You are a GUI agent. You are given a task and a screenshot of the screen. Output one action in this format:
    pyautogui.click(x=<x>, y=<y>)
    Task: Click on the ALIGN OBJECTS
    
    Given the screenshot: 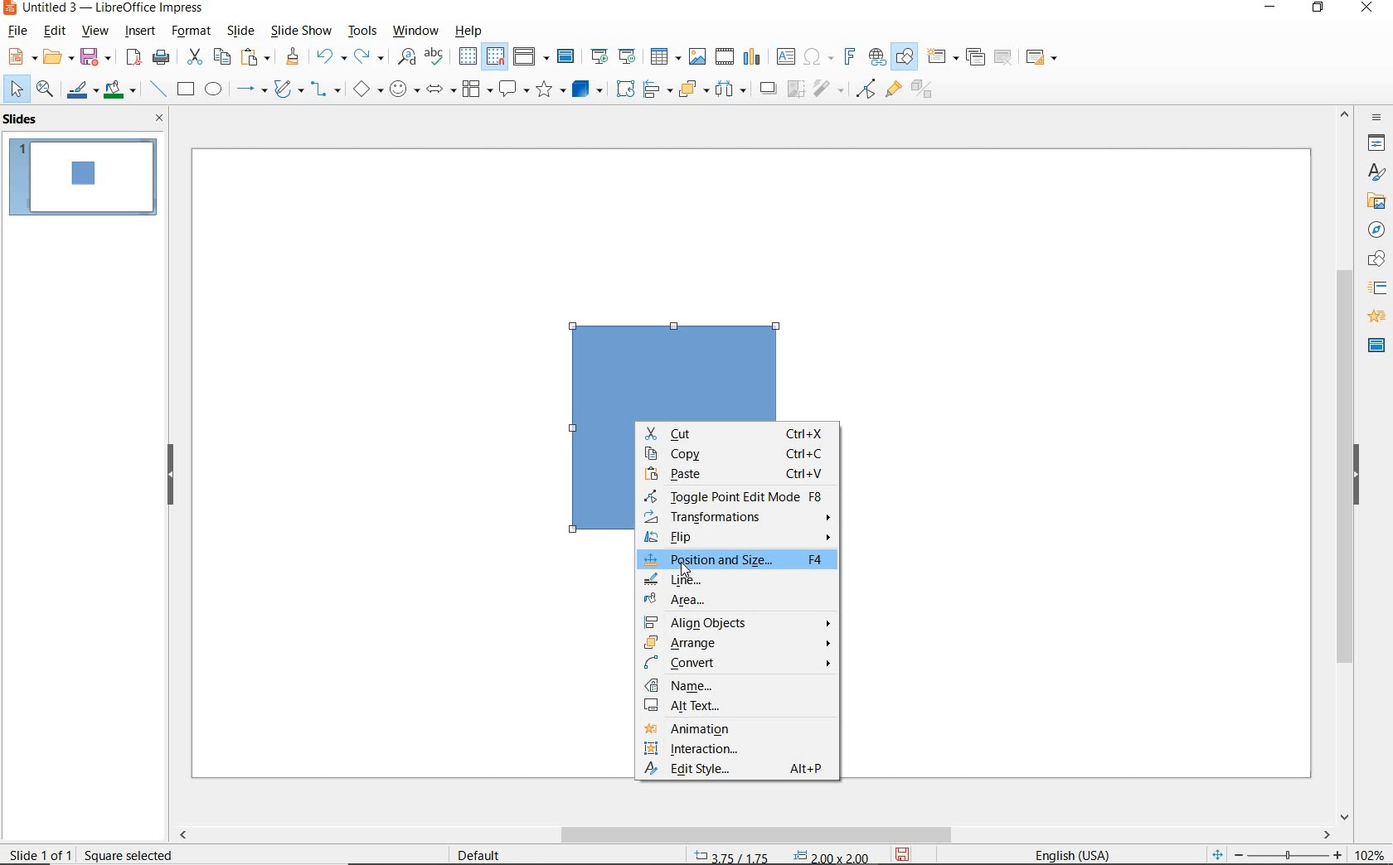 What is the action you would take?
    pyautogui.click(x=735, y=625)
    